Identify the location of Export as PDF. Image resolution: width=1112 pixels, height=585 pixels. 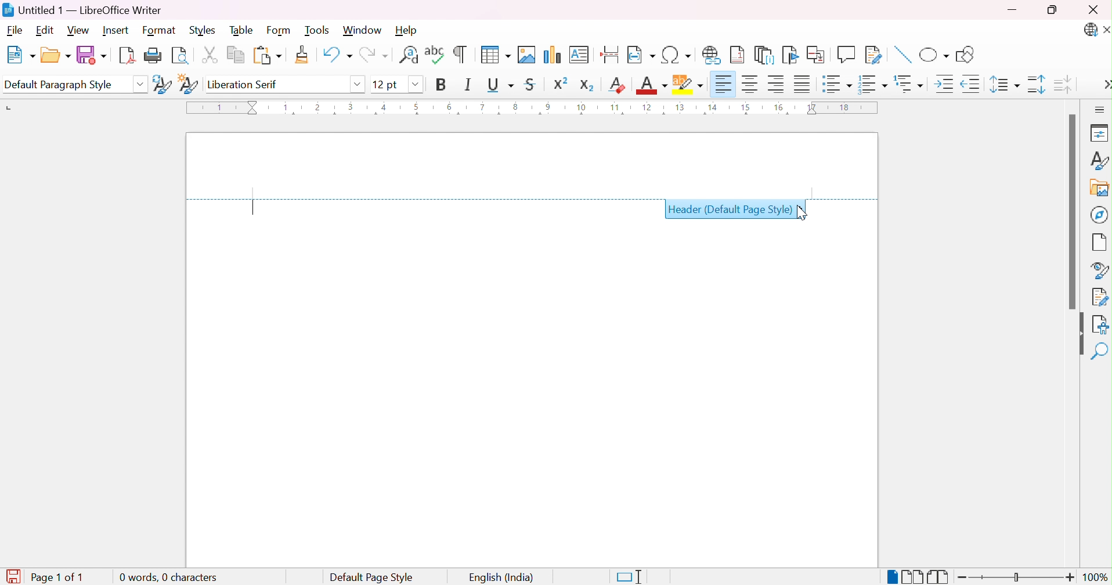
(129, 57).